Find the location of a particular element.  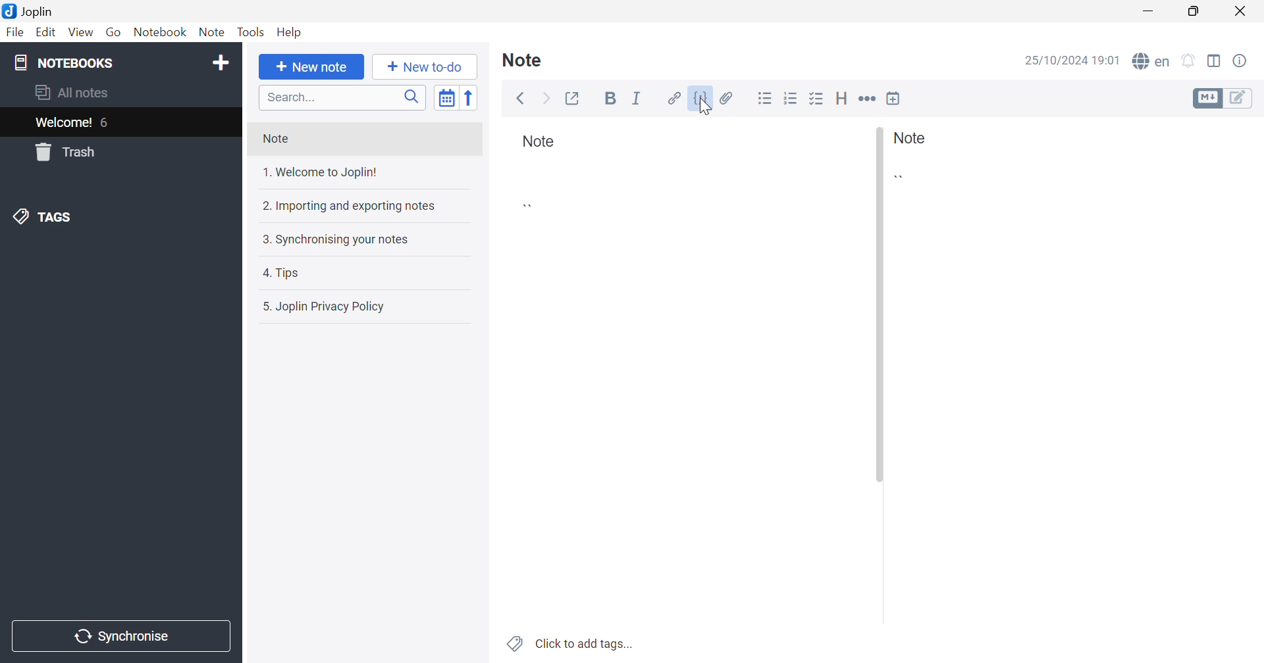

Reverse sort order is located at coordinates (471, 97).